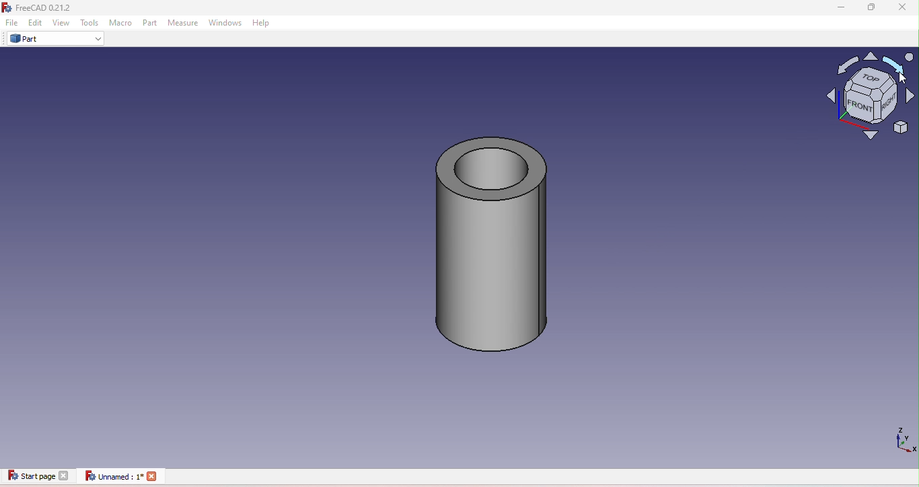 The image size is (919, 487). What do you see at coordinates (264, 23) in the screenshot?
I see `Help` at bounding box center [264, 23].